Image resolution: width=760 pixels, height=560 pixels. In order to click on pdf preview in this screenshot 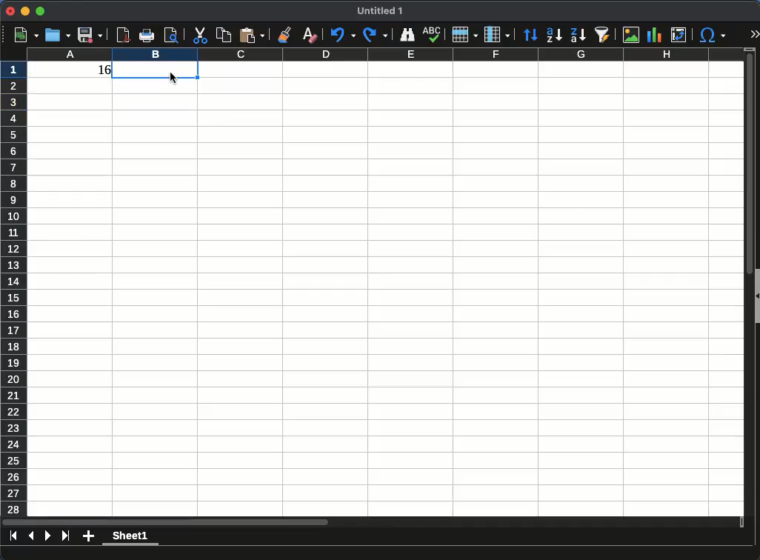, I will do `click(124, 35)`.